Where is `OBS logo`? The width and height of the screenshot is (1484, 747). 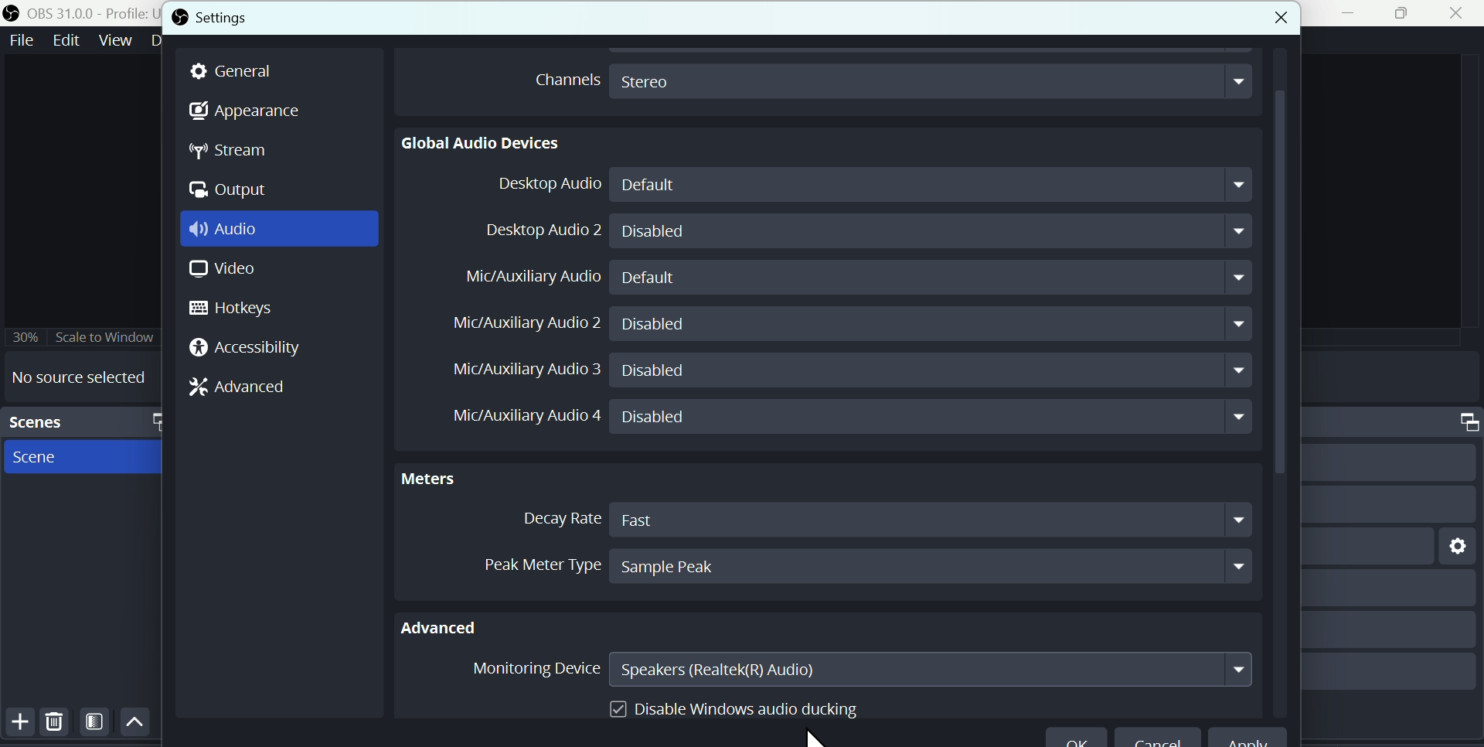
OBS logo is located at coordinates (13, 12).